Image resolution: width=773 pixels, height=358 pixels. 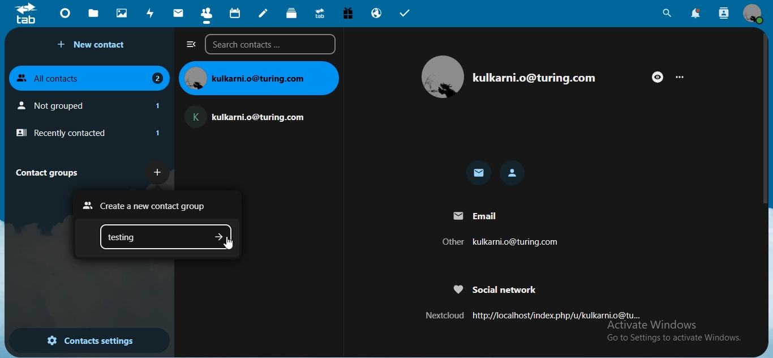 What do you see at coordinates (513, 173) in the screenshot?
I see `contact` at bounding box center [513, 173].